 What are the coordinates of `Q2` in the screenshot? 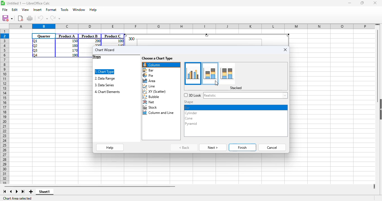 It's located at (35, 46).